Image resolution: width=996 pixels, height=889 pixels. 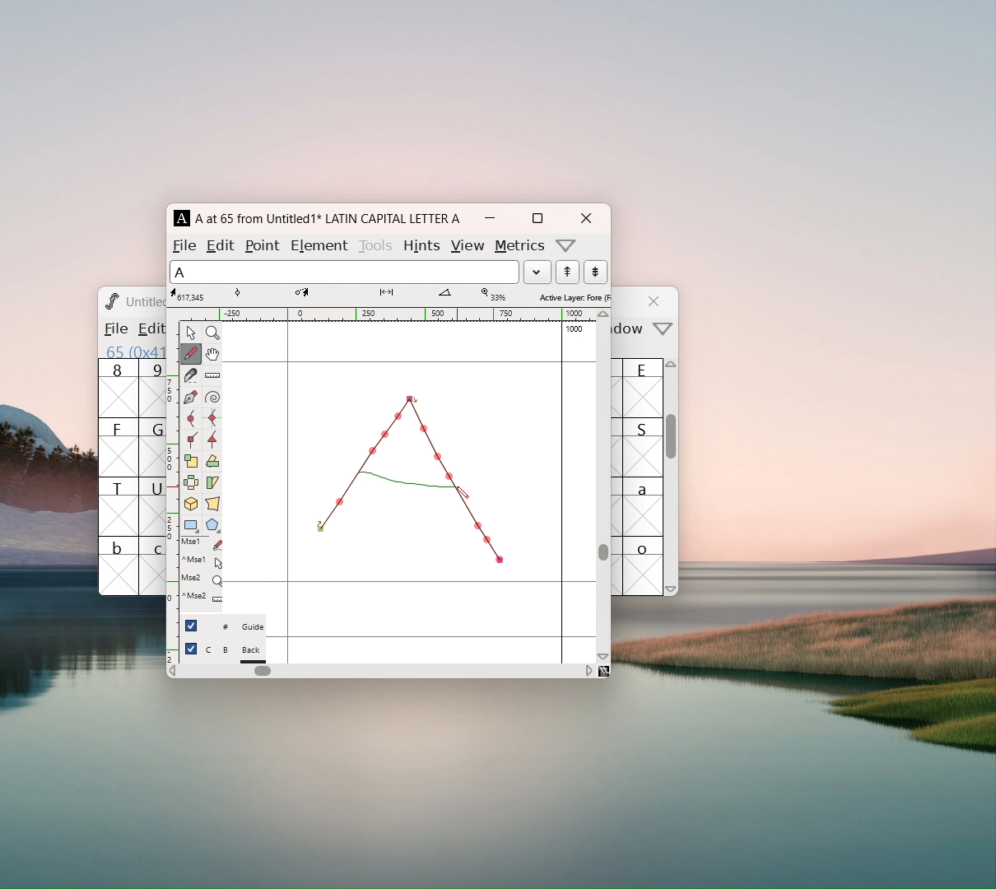 I want to click on add a curve point, so click(x=190, y=419).